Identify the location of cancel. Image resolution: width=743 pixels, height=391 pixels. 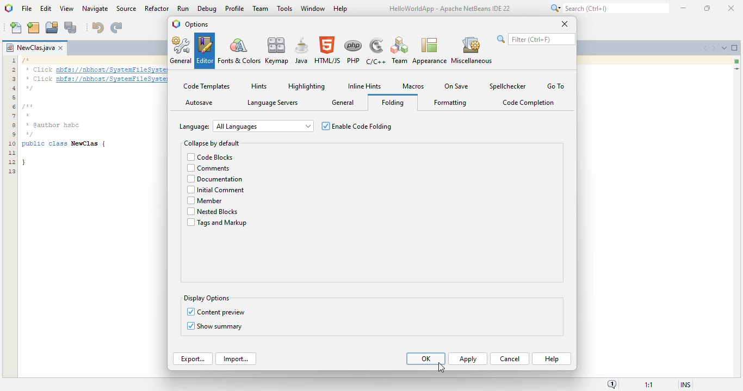
(510, 359).